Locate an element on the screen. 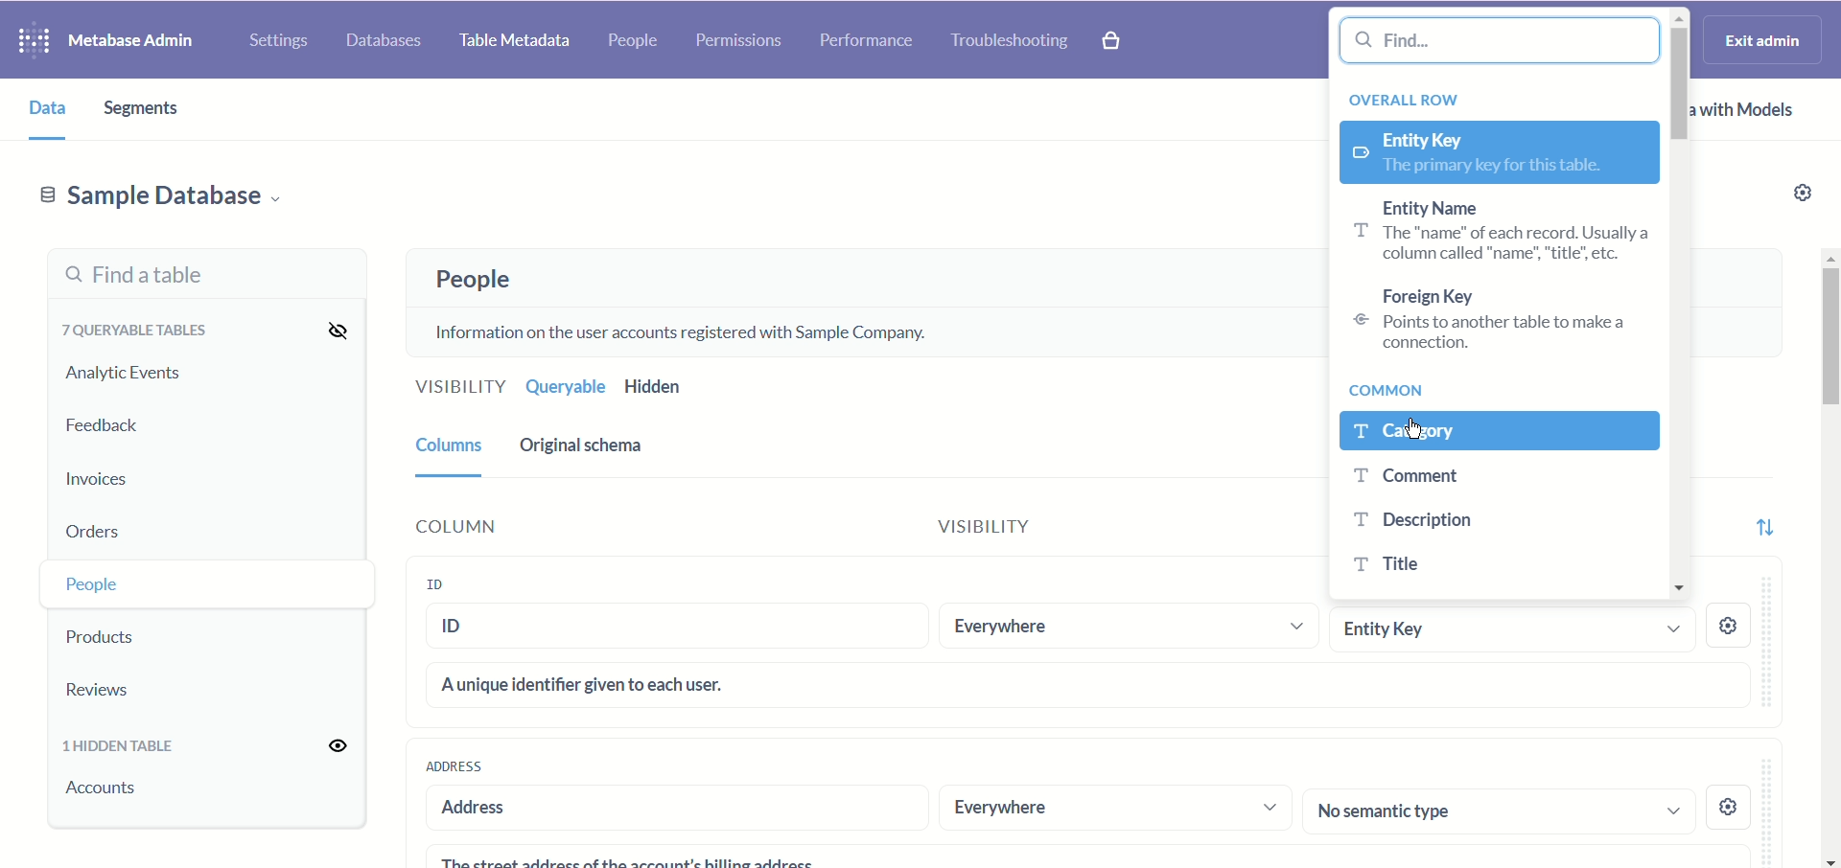 This screenshot has width=1841, height=868. Original schema is located at coordinates (585, 445).